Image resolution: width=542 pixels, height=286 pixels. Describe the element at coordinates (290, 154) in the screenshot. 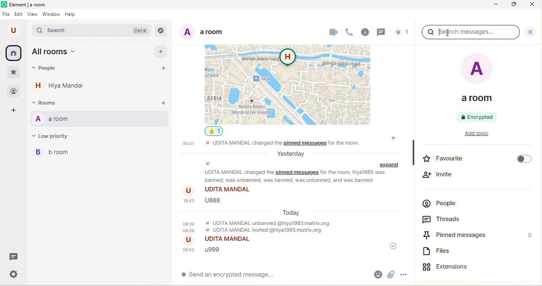

I see `yesterday` at that location.